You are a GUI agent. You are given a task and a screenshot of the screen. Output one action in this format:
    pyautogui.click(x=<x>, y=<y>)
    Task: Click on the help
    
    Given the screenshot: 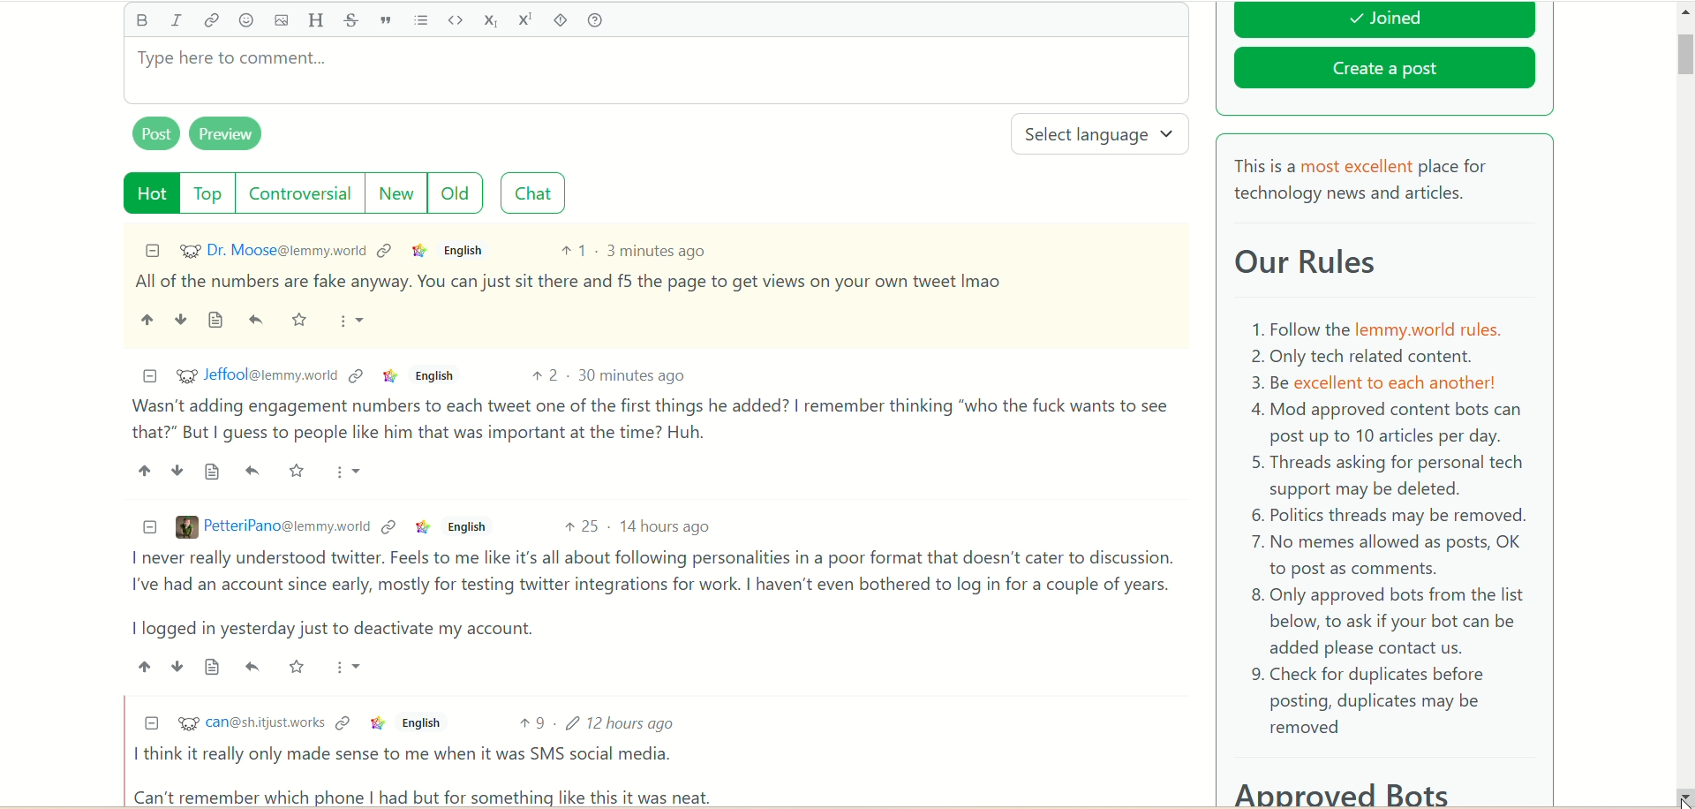 What is the action you would take?
    pyautogui.click(x=594, y=21)
    